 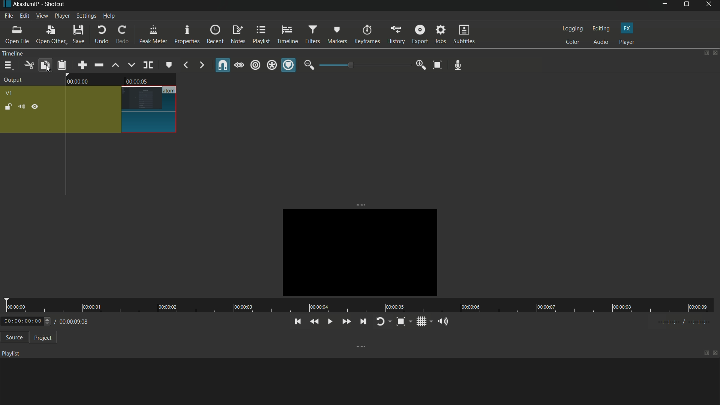 What do you see at coordinates (601, 42) in the screenshot?
I see `audio` at bounding box center [601, 42].